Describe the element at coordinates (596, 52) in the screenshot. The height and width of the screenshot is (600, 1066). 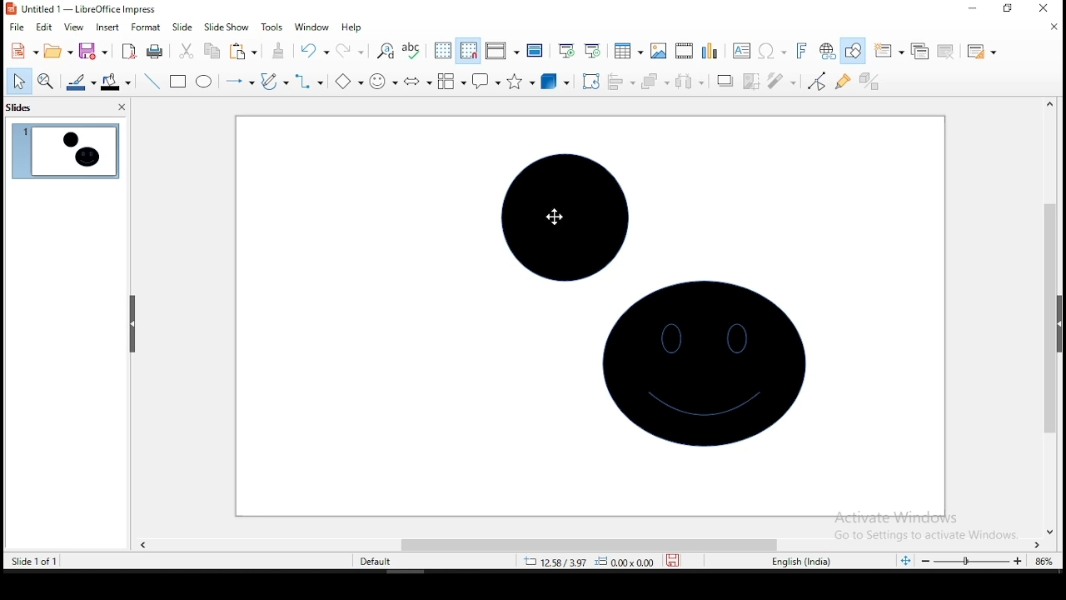
I see `start from current slide` at that location.